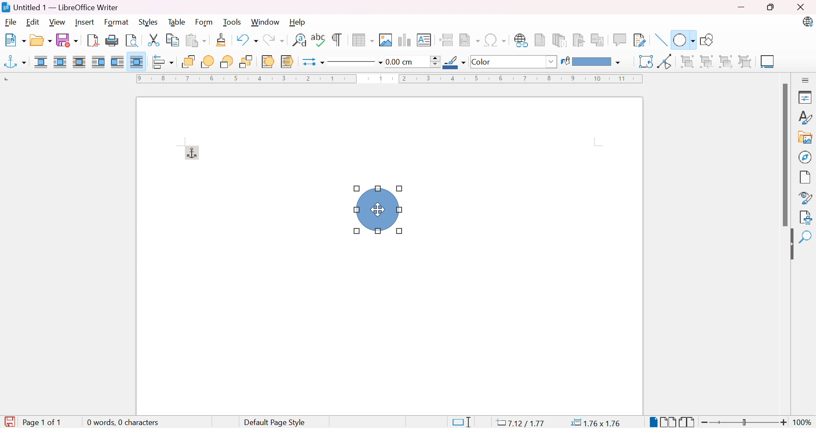  Describe the element at coordinates (60, 7) in the screenshot. I see `Untitled 1 - LibreOffice Writer` at that location.